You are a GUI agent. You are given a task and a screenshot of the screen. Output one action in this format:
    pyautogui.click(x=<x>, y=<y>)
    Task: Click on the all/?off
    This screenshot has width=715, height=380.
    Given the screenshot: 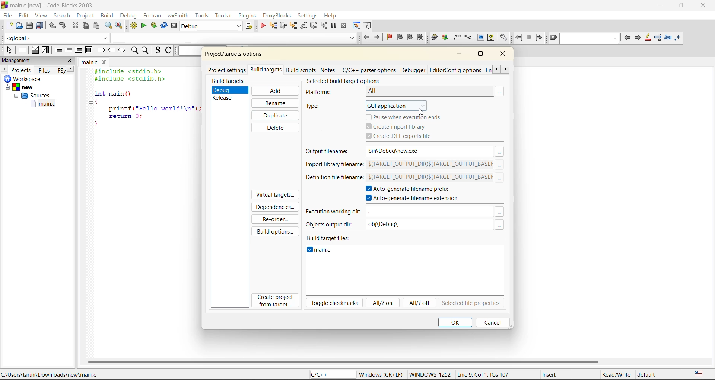 What is the action you would take?
    pyautogui.click(x=420, y=303)
    